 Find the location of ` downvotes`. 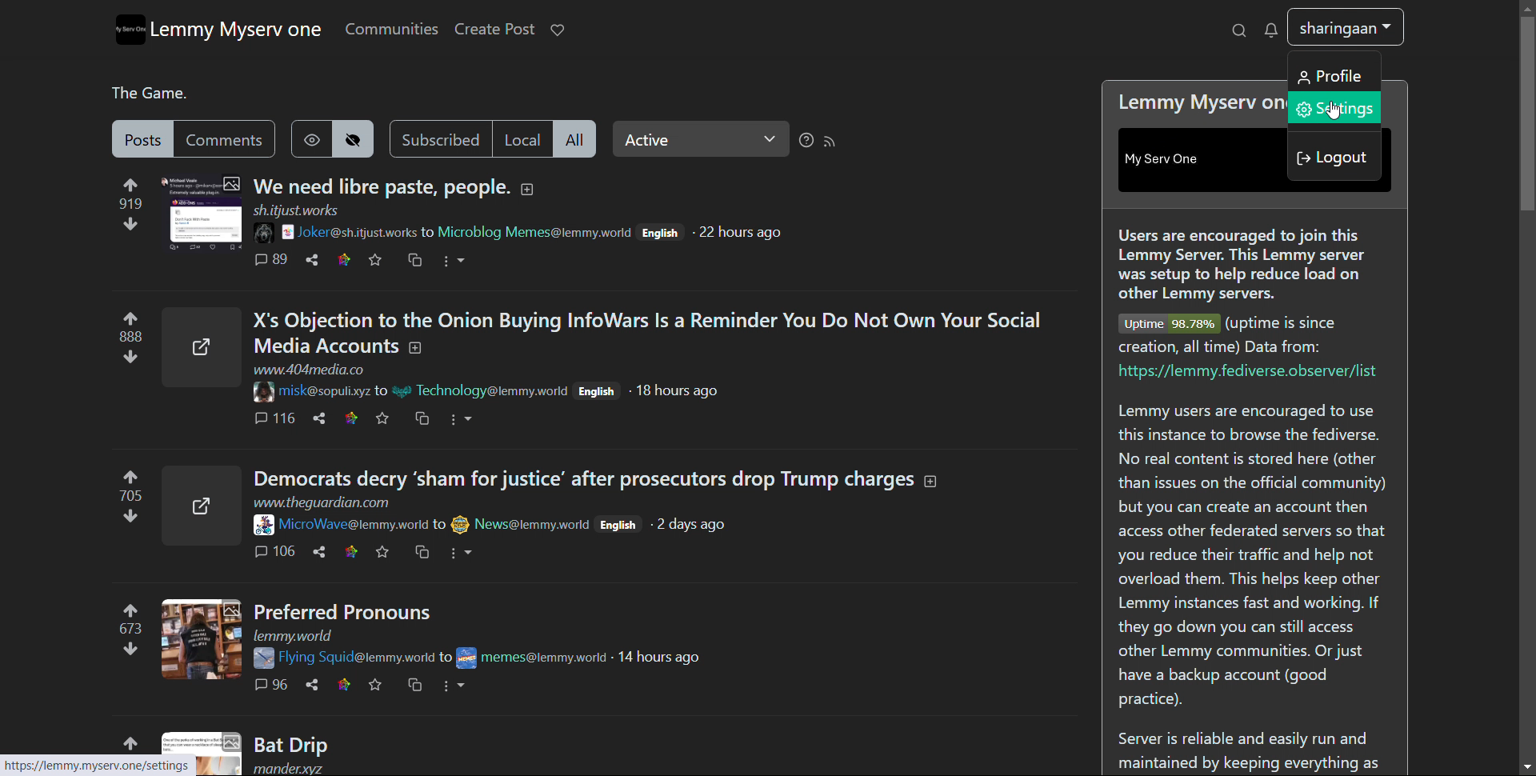

 downvotes is located at coordinates (130, 358).